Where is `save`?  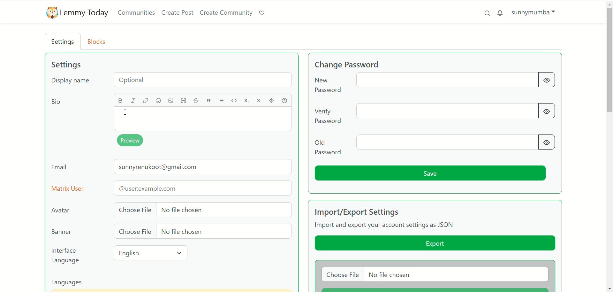 save is located at coordinates (431, 173).